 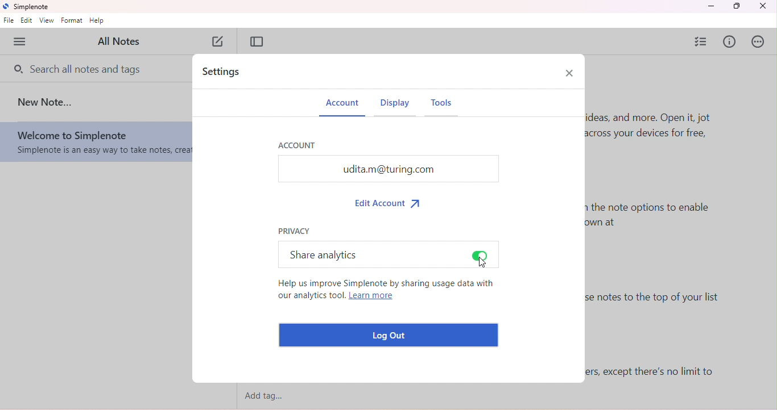 I want to click on text on tags, so click(x=654, y=372).